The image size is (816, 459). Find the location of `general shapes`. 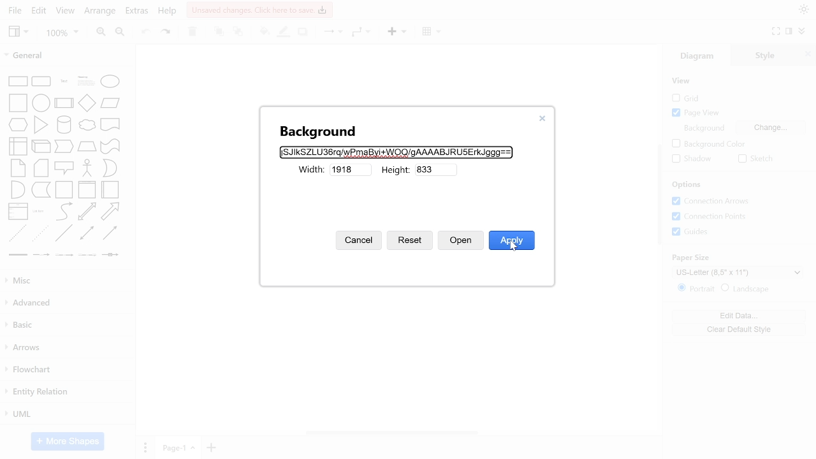

general shapes is located at coordinates (41, 124).